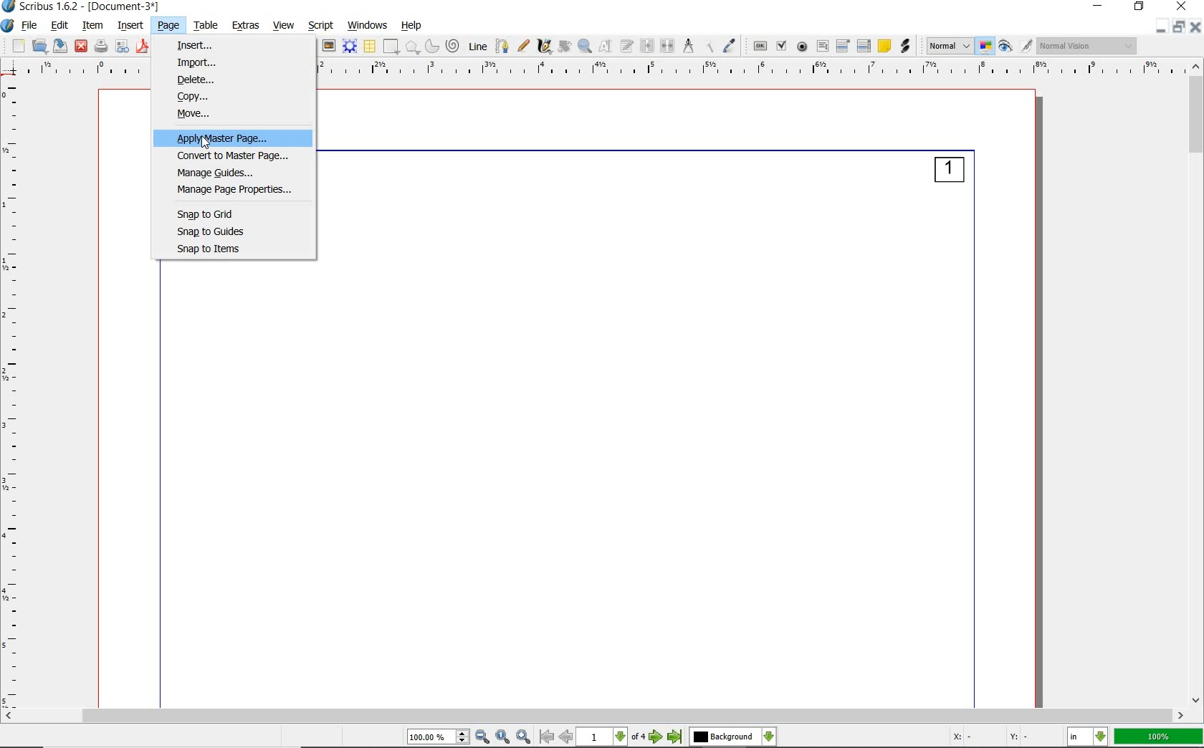 The image size is (1204, 748). I want to click on scrollbar, so click(595, 716).